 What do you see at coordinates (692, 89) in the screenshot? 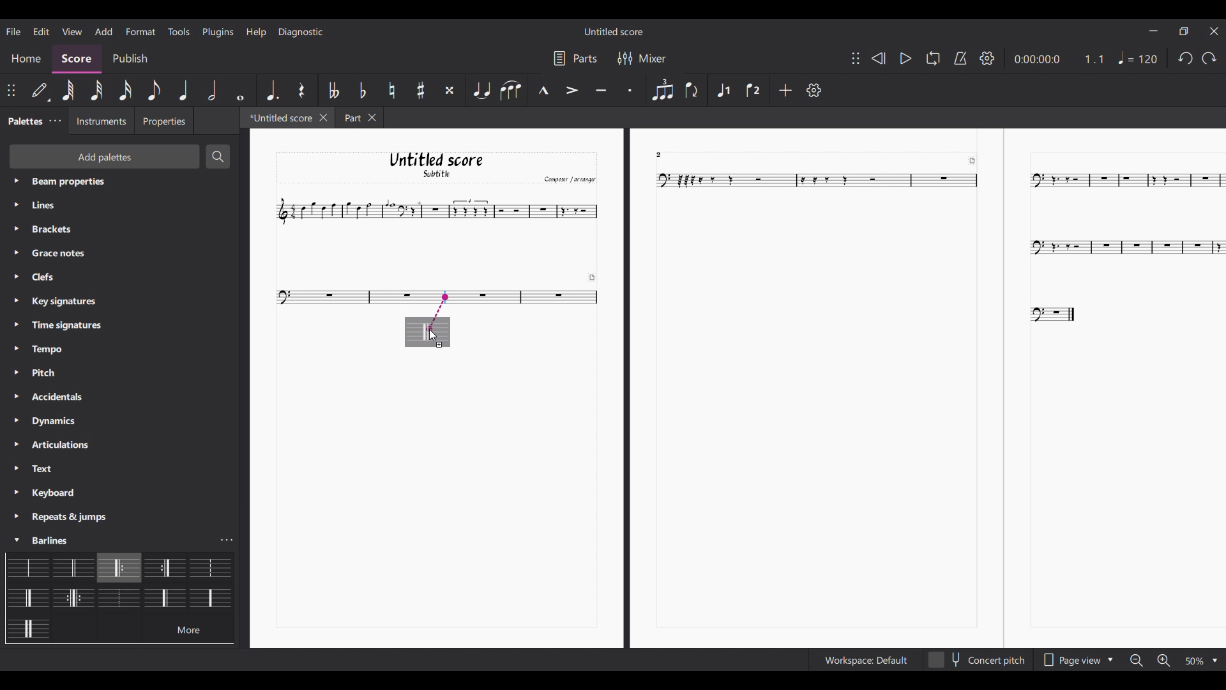
I see `Flip direction` at bounding box center [692, 89].